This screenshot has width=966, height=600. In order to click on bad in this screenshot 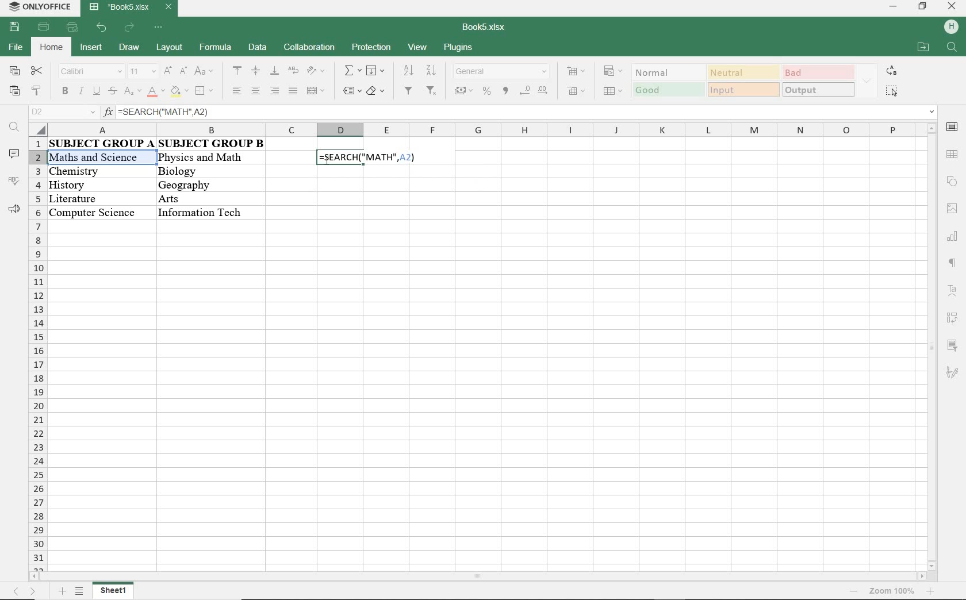, I will do `click(818, 72)`.